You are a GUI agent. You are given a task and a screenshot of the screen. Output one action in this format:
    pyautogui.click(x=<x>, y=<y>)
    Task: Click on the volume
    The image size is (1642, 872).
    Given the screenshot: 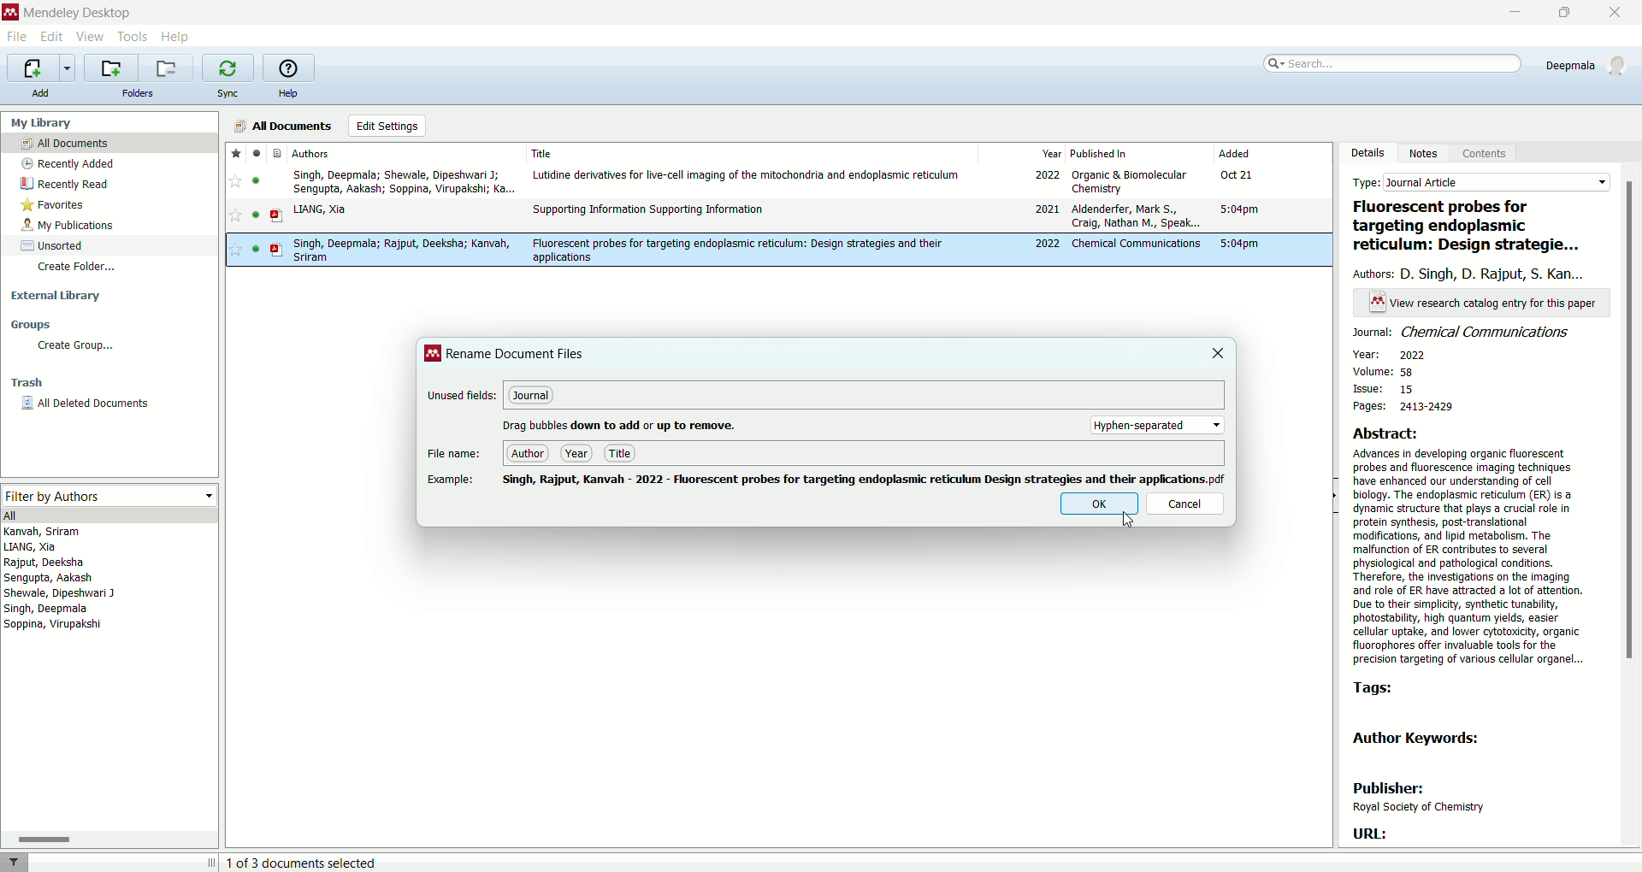 What is the action you would take?
    pyautogui.click(x=1397, y=371)
    